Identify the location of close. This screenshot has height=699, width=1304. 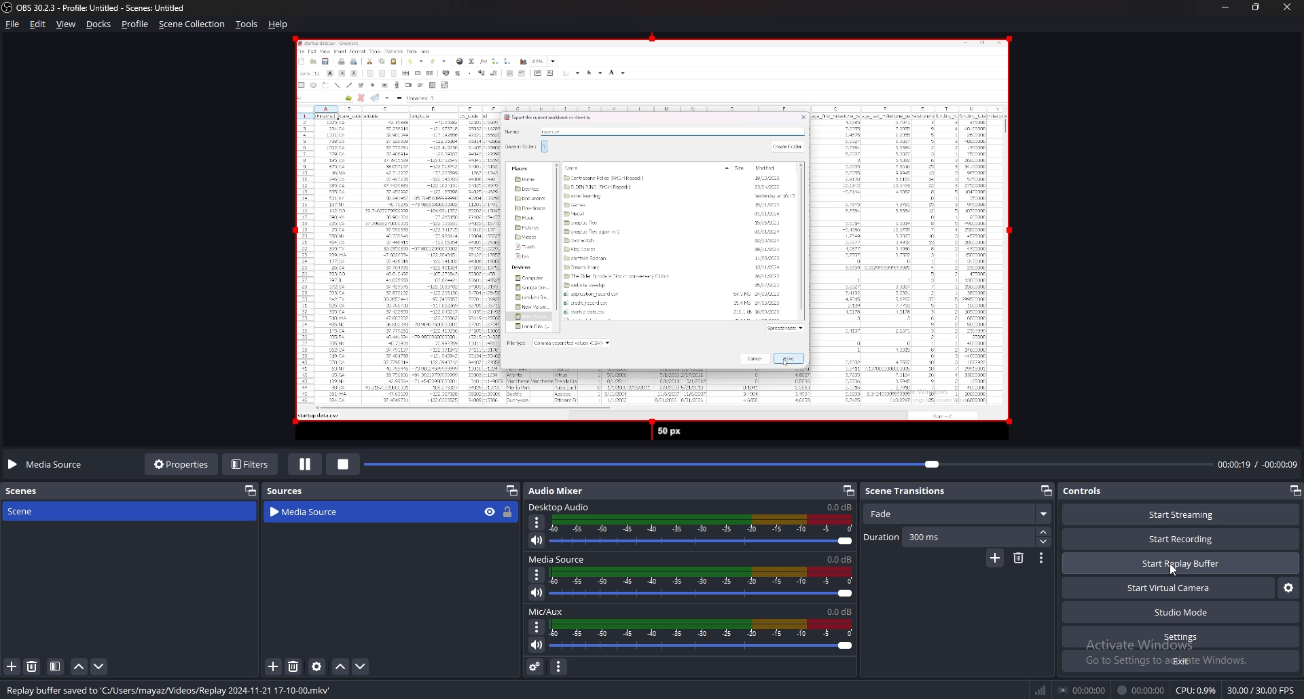
(1286, 7).